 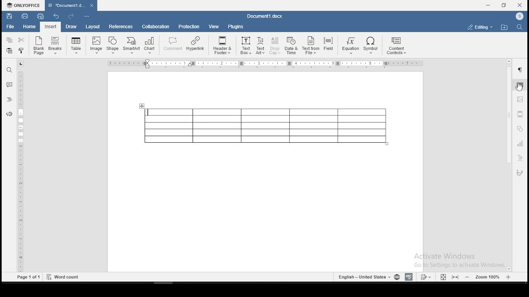 What do you see at coordinates (92, 27) in the screenshot?
I see `layout` at bounding box center [92, 27].